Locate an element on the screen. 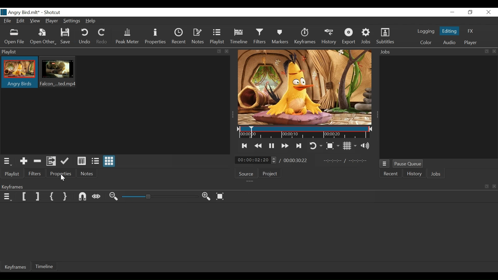 Image resolution: width=498 pixels, height=280 pixels. Keyframes is located at coordinates (16, 268).